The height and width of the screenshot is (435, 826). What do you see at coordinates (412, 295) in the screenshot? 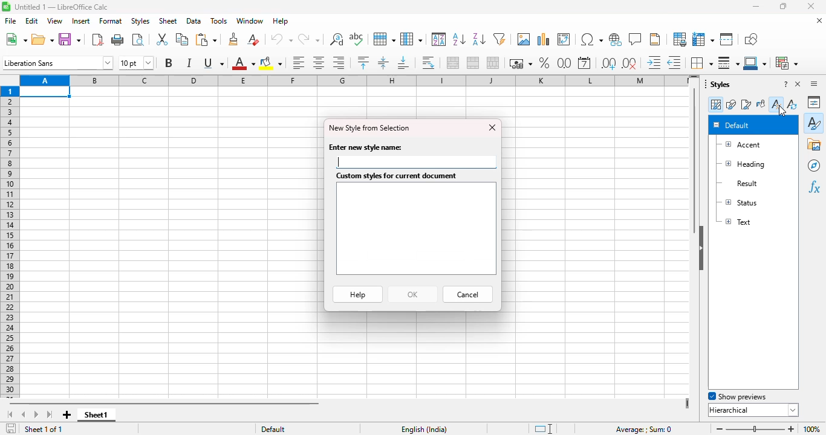
I see `OK` at bounding box center [412, 295].